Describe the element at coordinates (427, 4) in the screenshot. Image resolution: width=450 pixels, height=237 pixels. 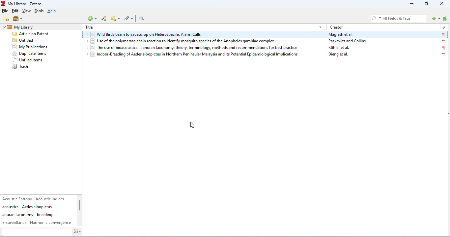
I see `maximize` at that location.